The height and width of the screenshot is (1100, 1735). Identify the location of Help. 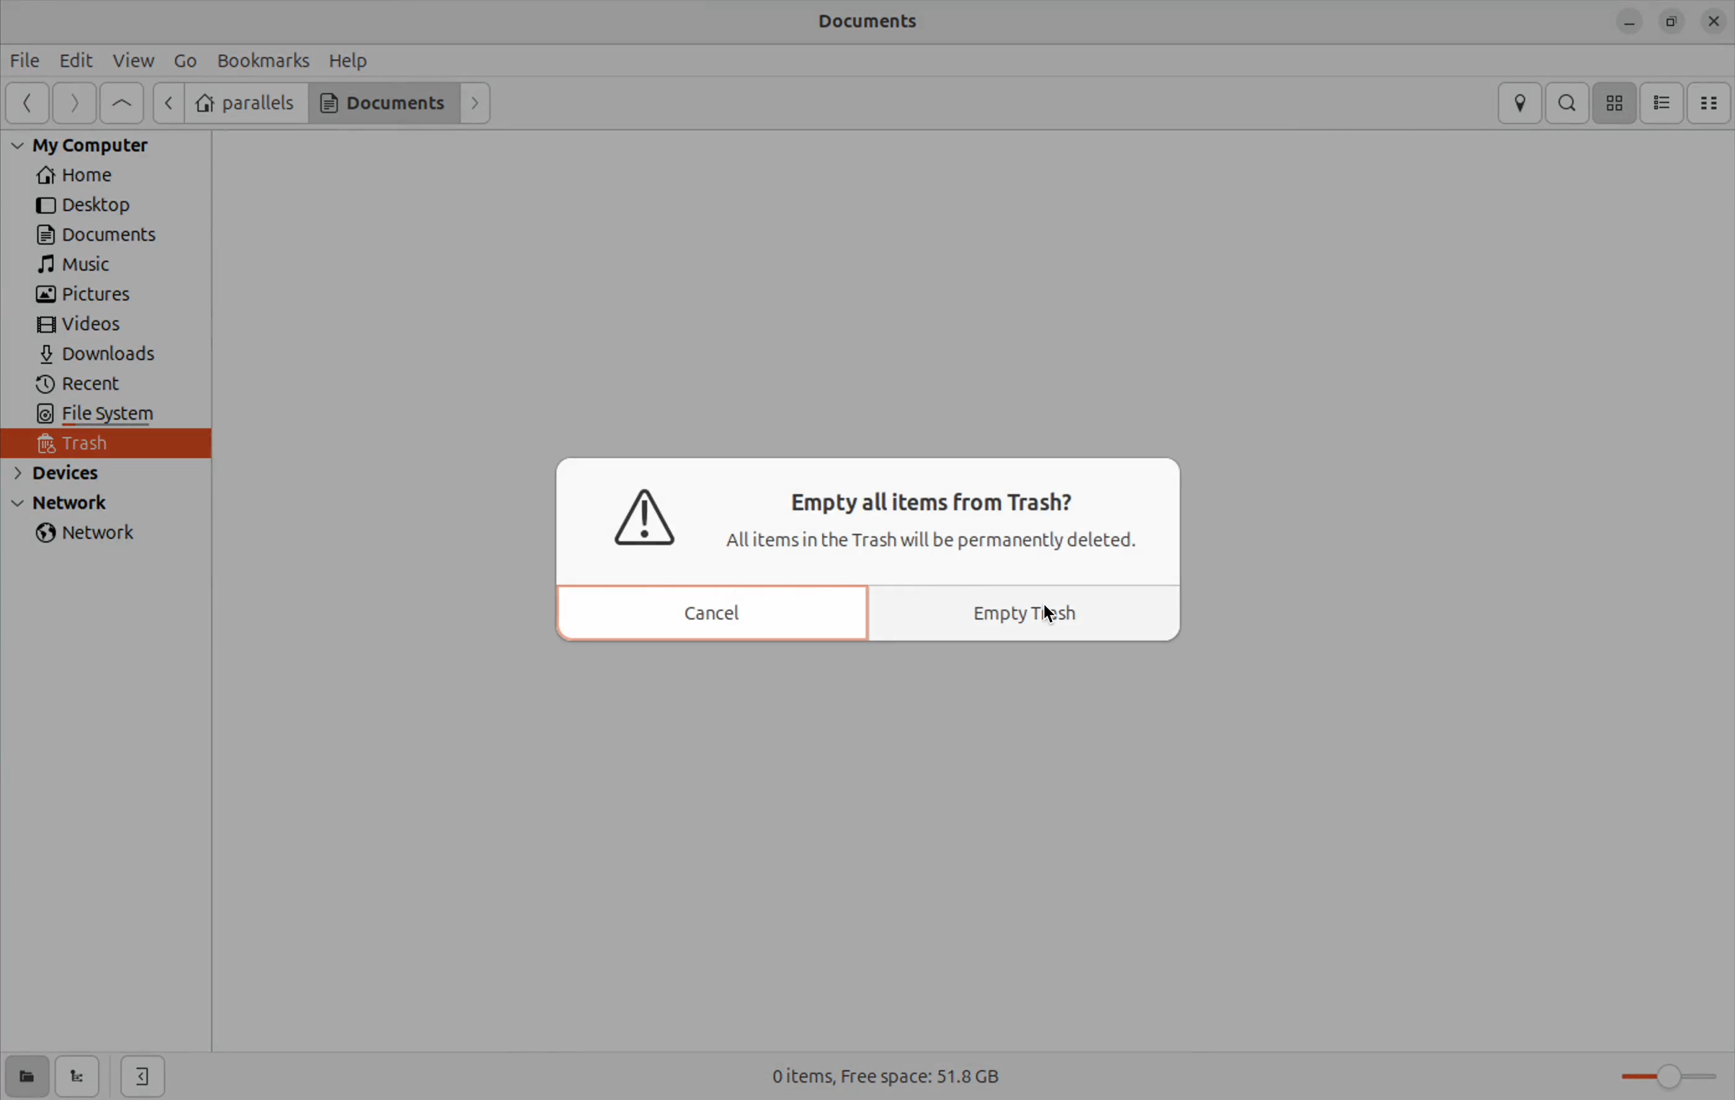
(352, 59).